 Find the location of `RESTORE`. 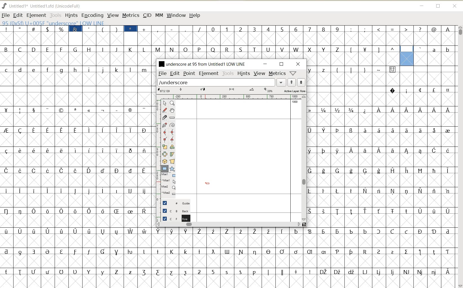

RESTORE is located at coordinates (438, 6).